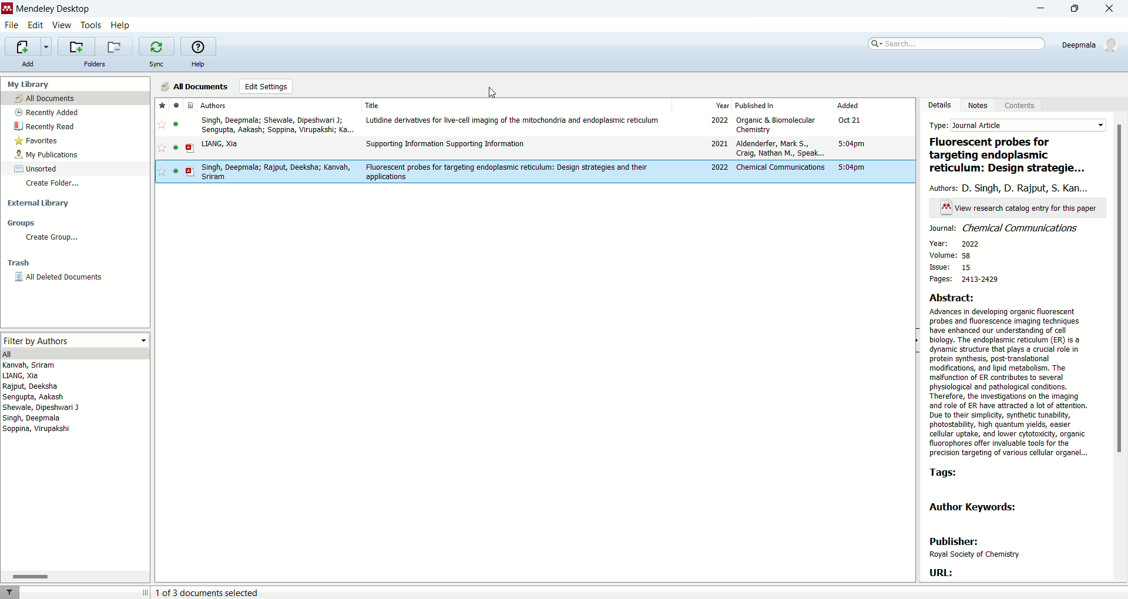 This screenshot has width=1128, height=599. What do you see at coordinates (28, 63) in the screenshot?
I see `add` at bounding box center [28, 63].